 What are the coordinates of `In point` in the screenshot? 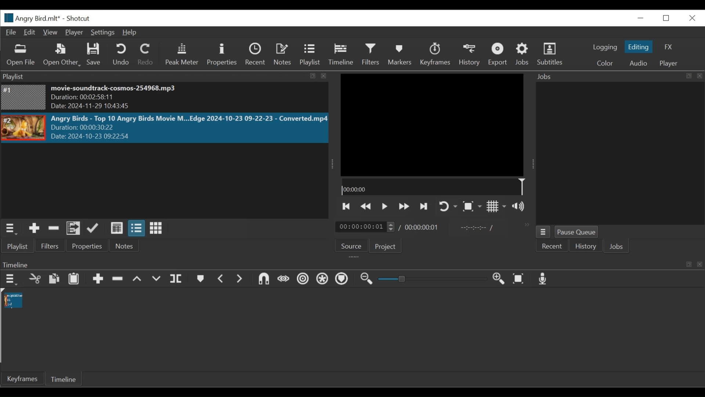 It's located at (475, 227).